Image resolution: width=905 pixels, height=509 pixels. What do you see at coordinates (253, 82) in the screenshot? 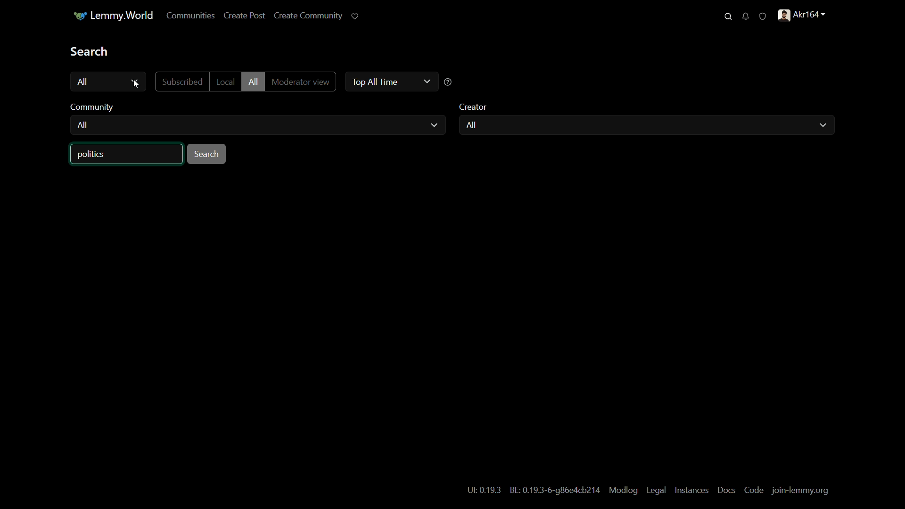
I see `all` at bounding box center [253, 82].